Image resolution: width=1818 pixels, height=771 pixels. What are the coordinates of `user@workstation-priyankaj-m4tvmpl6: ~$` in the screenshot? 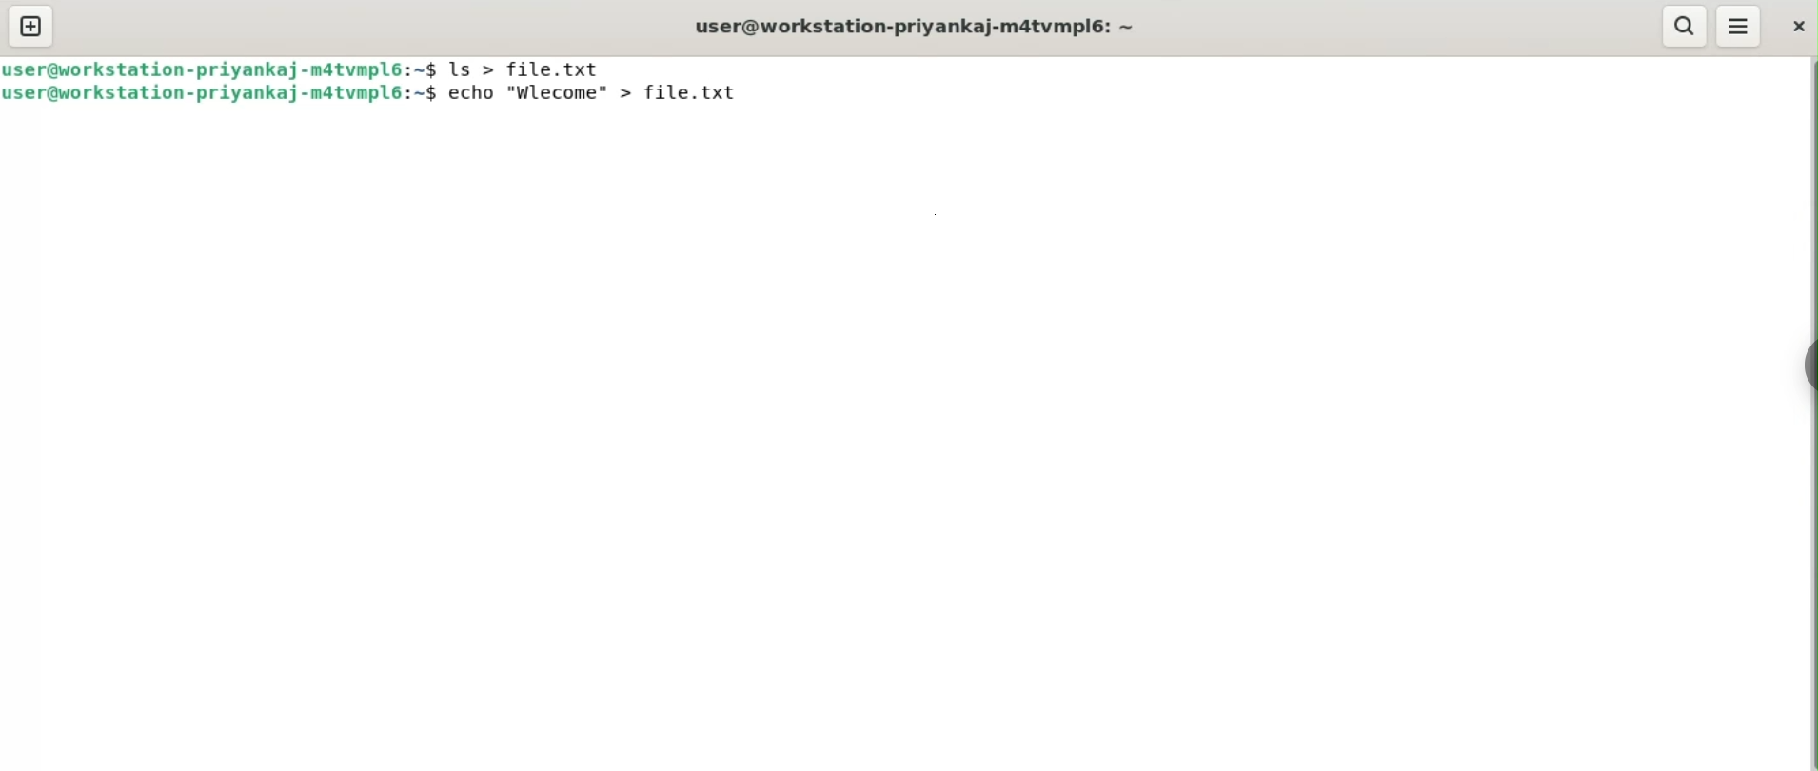 It's located at (219, 96).